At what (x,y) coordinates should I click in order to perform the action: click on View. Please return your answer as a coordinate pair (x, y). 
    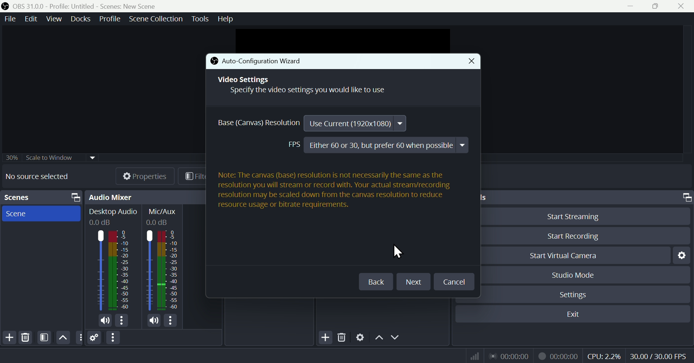
    Looking at the image, I should click on (52, 19).